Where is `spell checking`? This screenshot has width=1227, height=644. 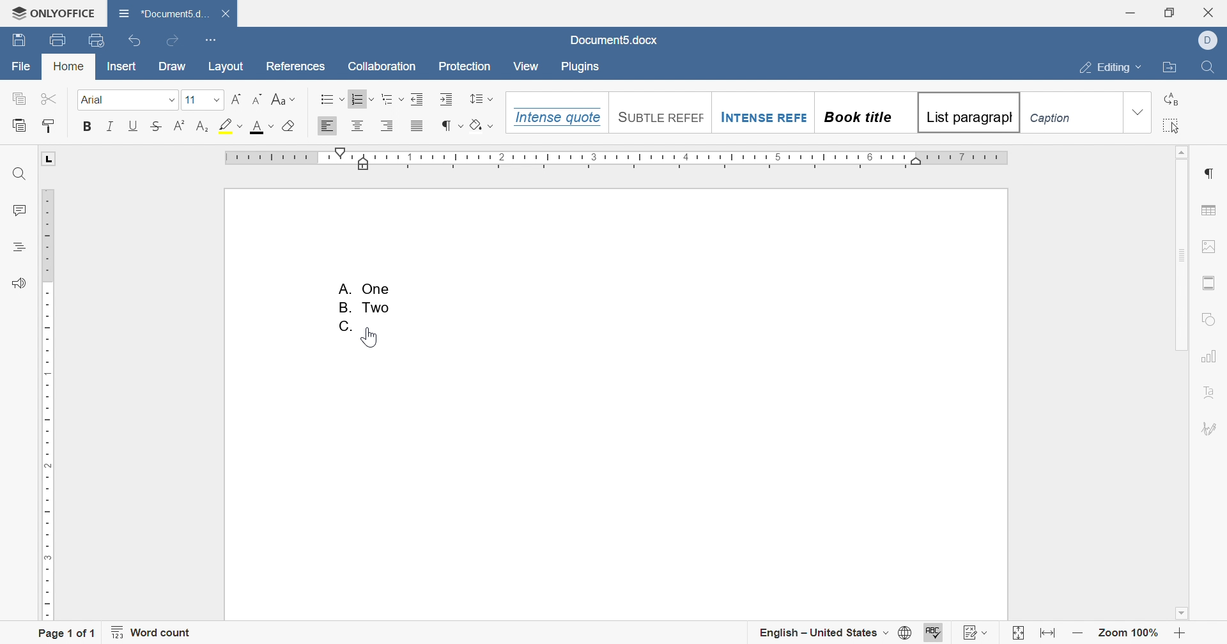 spell checking is located at coordinates (935, 634).